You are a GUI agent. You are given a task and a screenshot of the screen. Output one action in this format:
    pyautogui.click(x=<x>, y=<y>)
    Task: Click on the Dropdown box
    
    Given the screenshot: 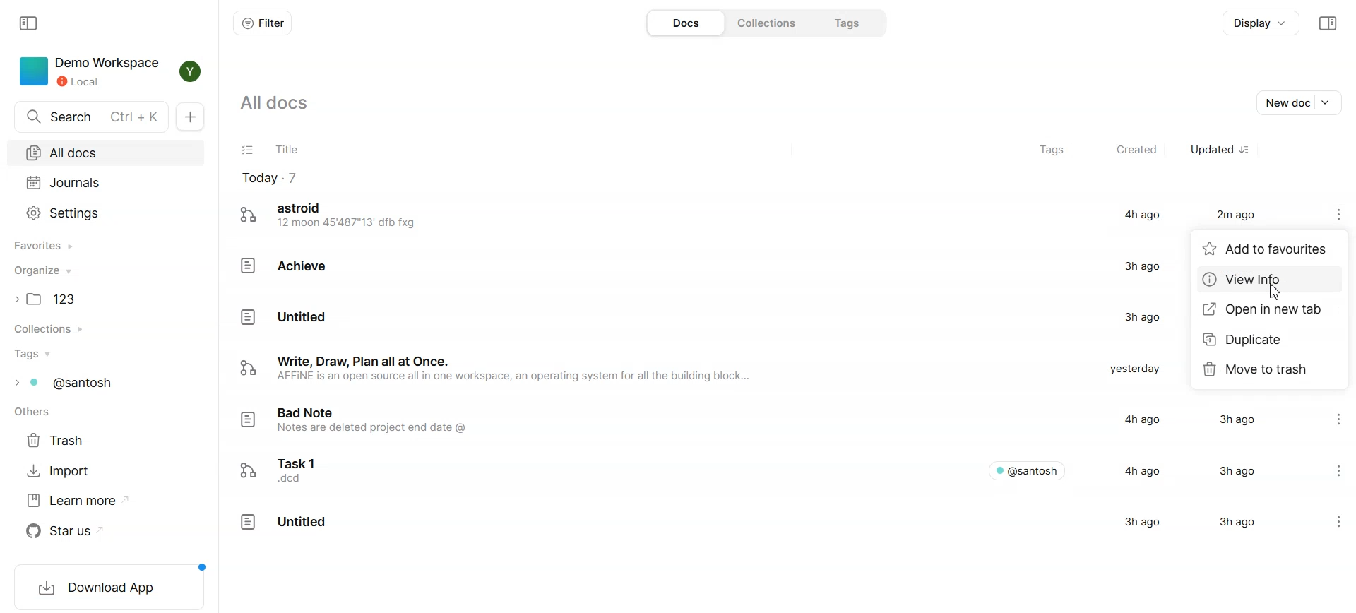 What is the action you would take?
    pyautogui.click(x=1328, y=102)
    